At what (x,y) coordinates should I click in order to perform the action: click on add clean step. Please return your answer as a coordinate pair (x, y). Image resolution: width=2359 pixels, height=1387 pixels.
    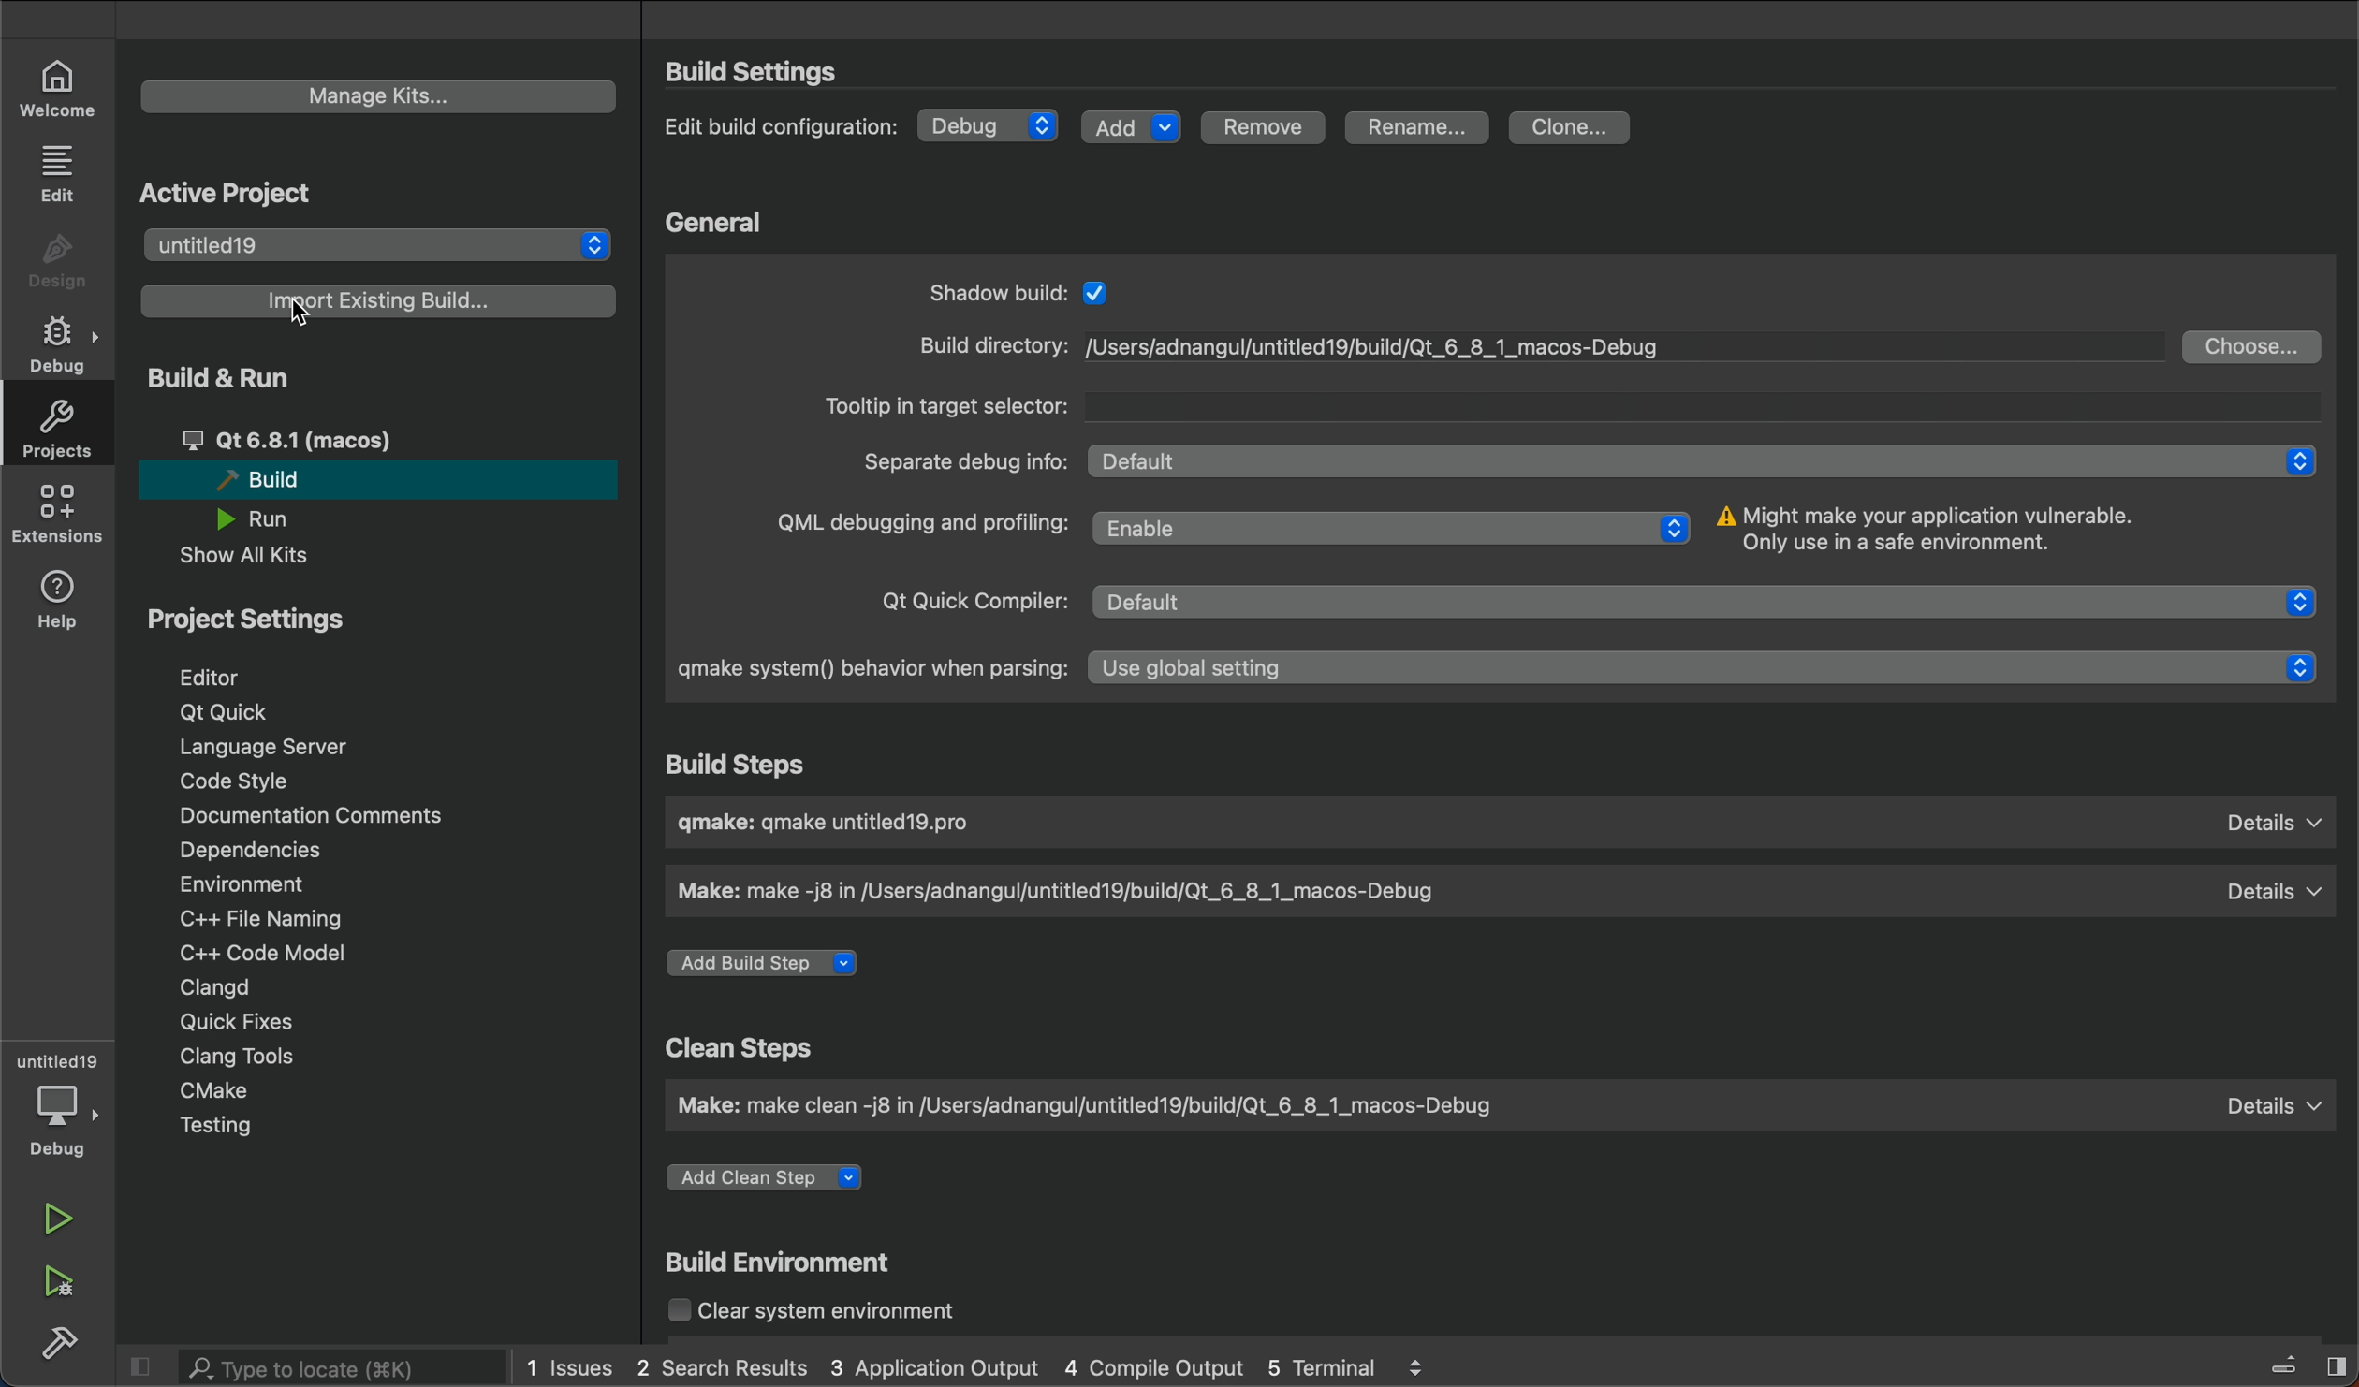
    Looking at the image, I should click on (779, 1183).